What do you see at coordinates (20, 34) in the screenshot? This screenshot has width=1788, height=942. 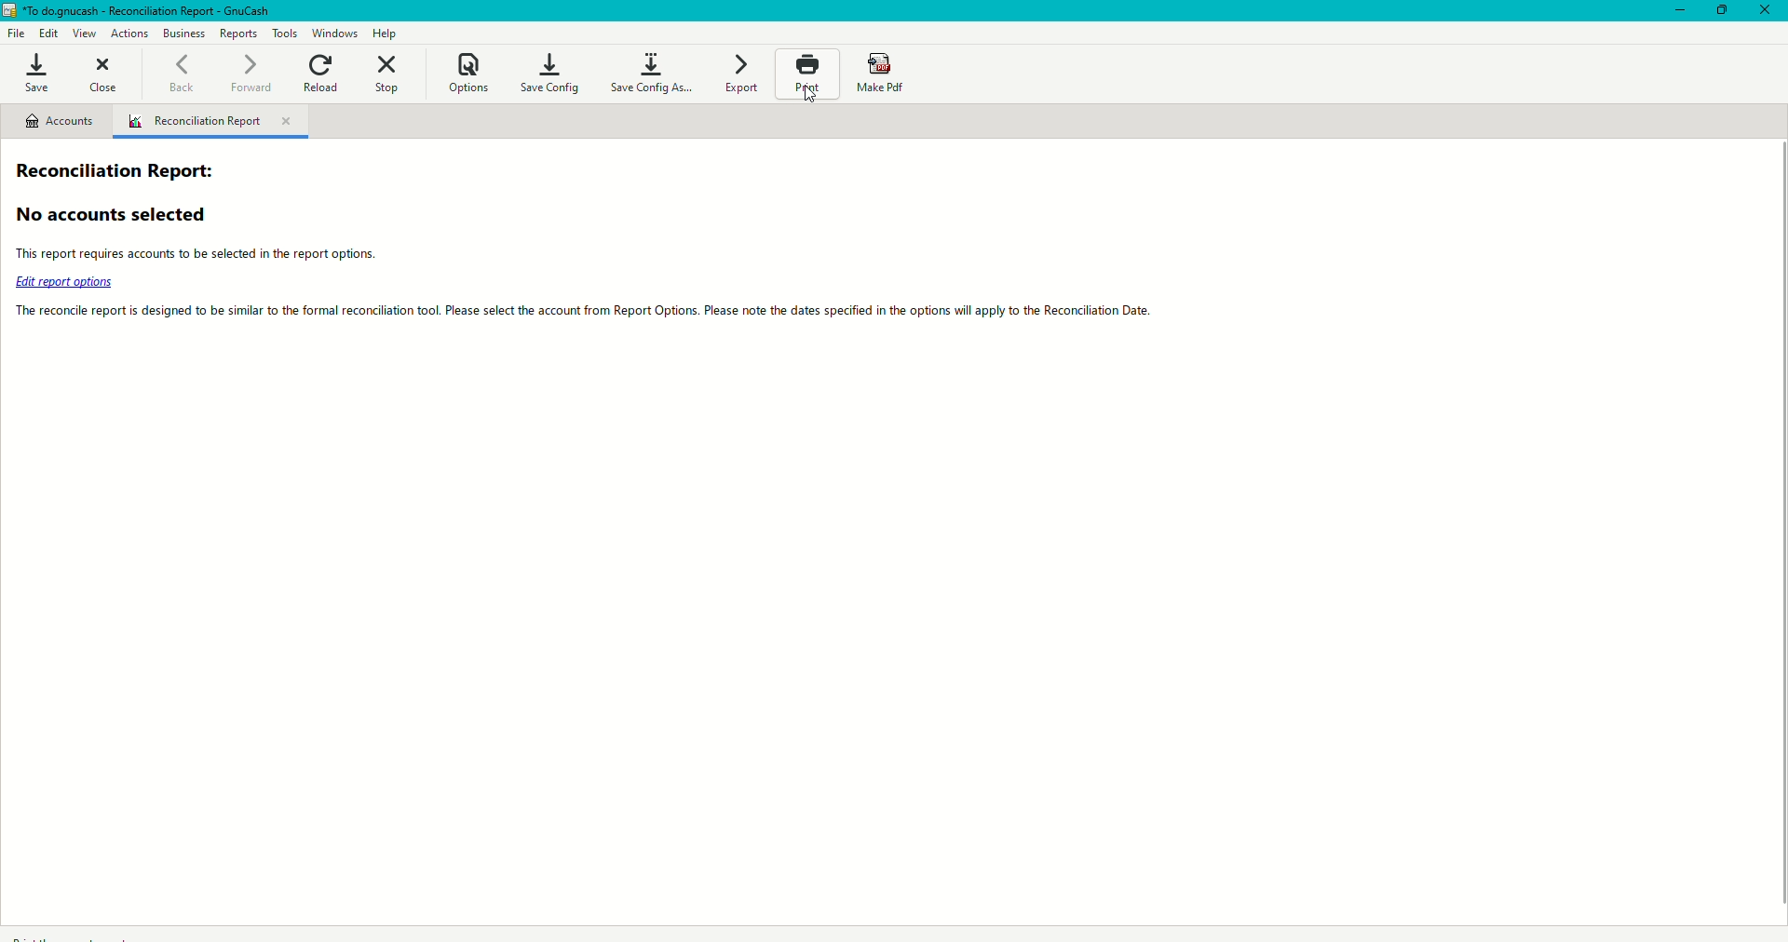 I see `File` at bounding box center [20, 34].